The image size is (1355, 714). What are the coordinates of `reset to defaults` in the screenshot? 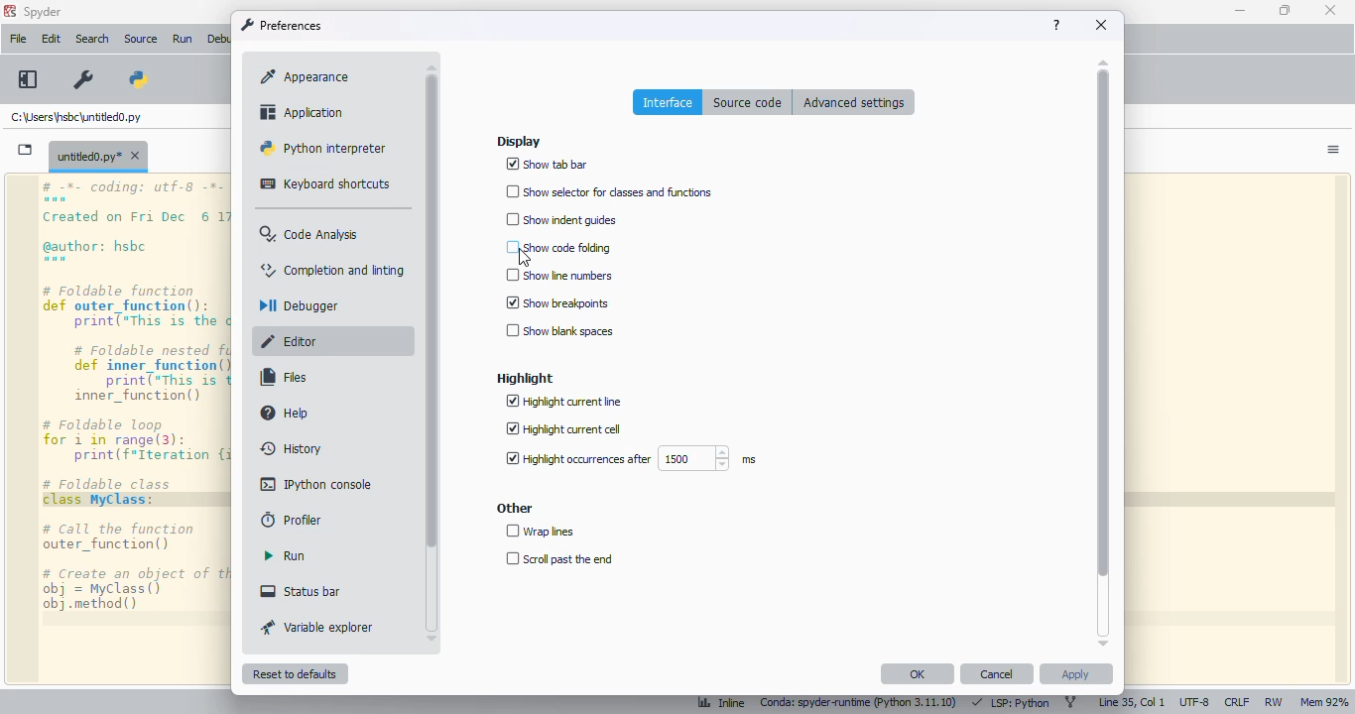 It's located at (296, 673).